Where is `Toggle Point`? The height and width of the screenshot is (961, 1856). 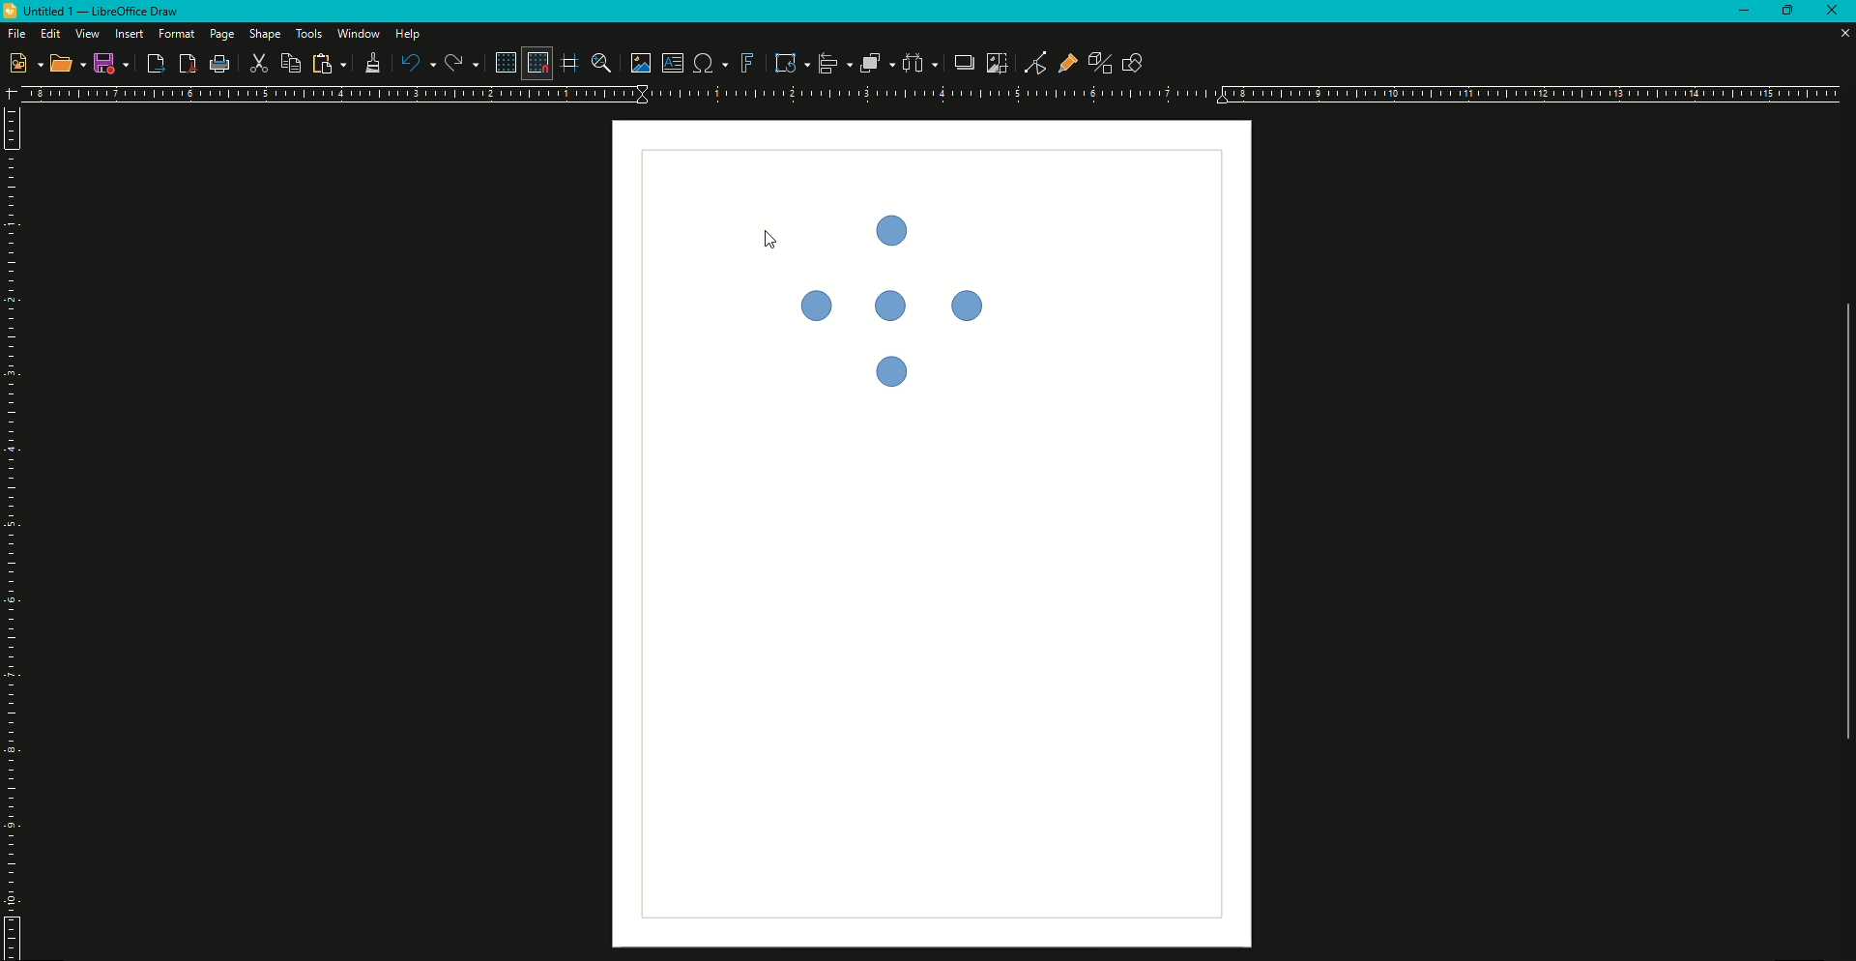 Toggle Point is located at coordinates (1033, 63).